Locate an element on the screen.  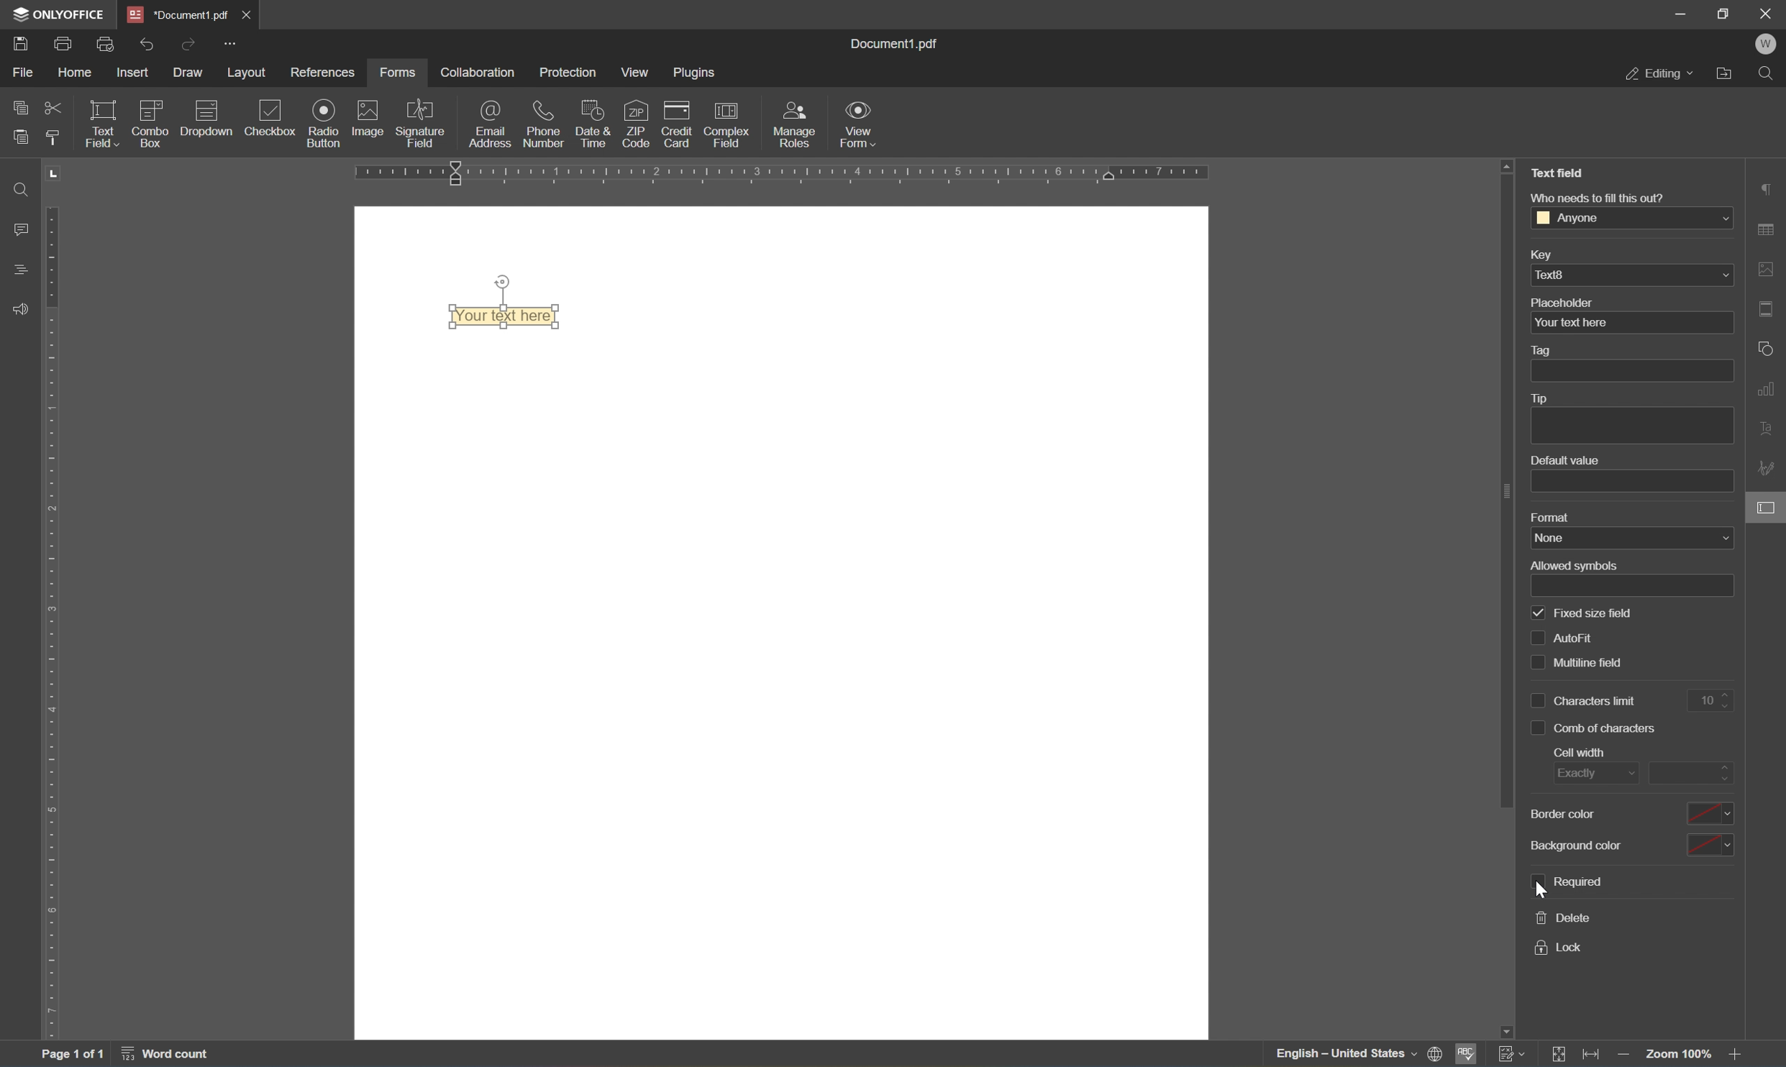
clear style is located at coordinates (55, 139).